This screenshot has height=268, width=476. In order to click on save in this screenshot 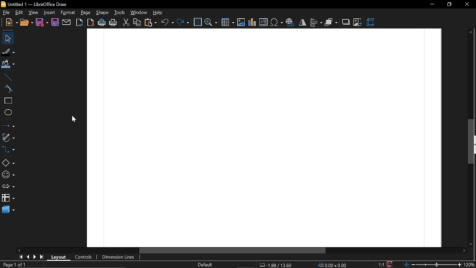, I will do `click(390, 264)`.